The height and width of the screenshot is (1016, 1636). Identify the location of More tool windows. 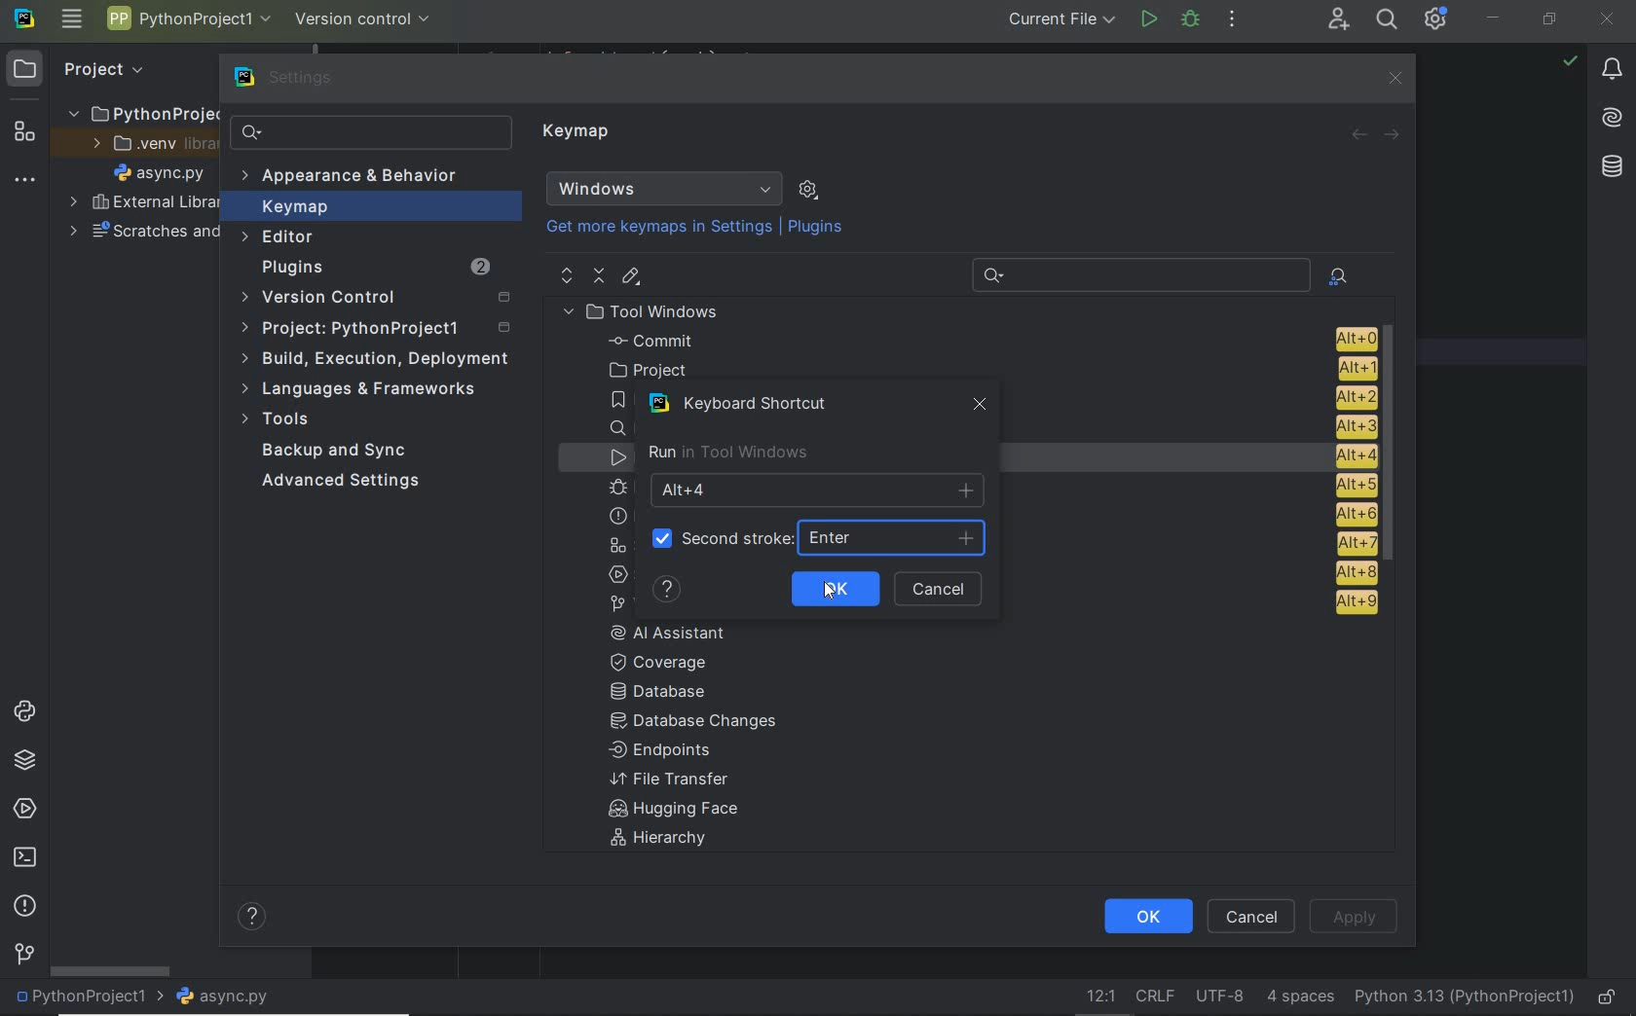
(25, 176).